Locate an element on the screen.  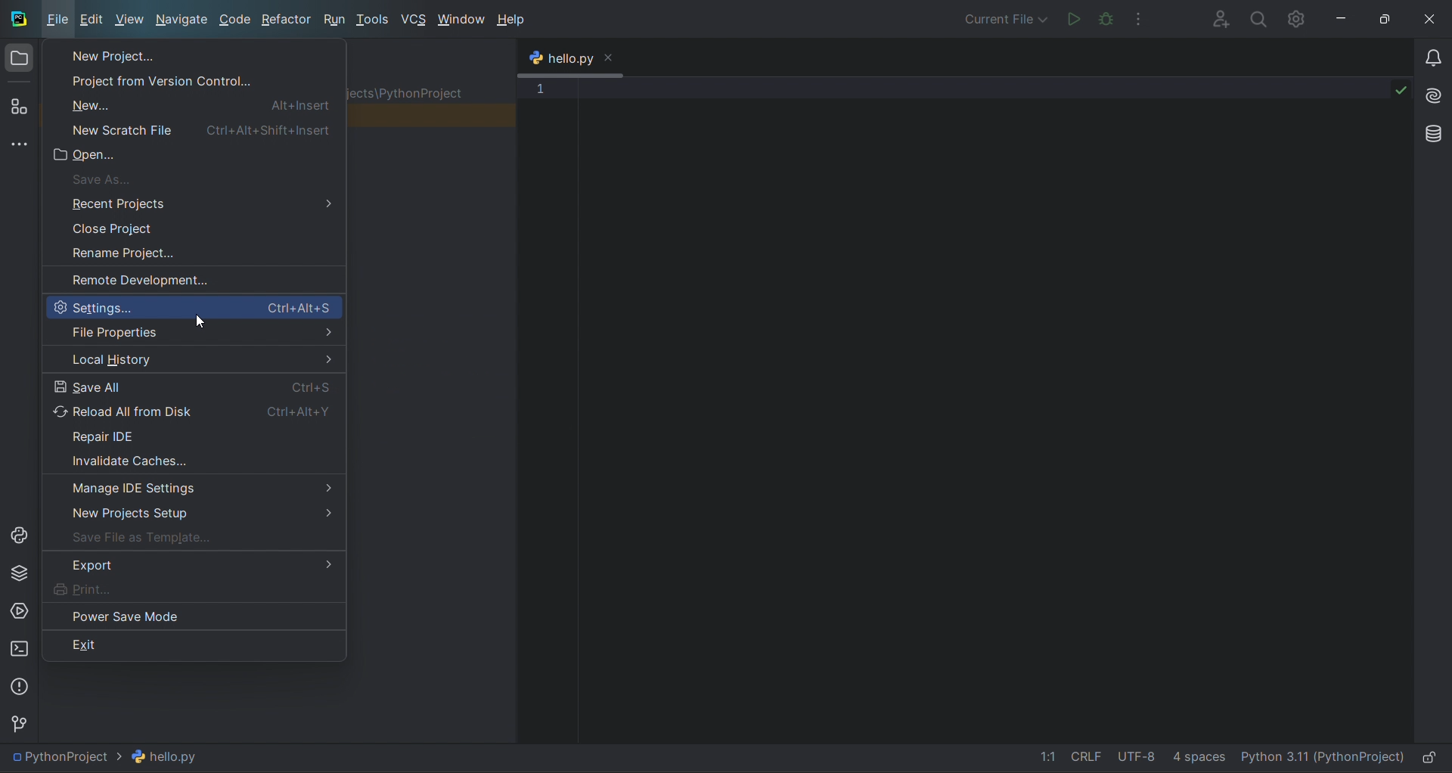
local history is located at coordinates (192, 356).